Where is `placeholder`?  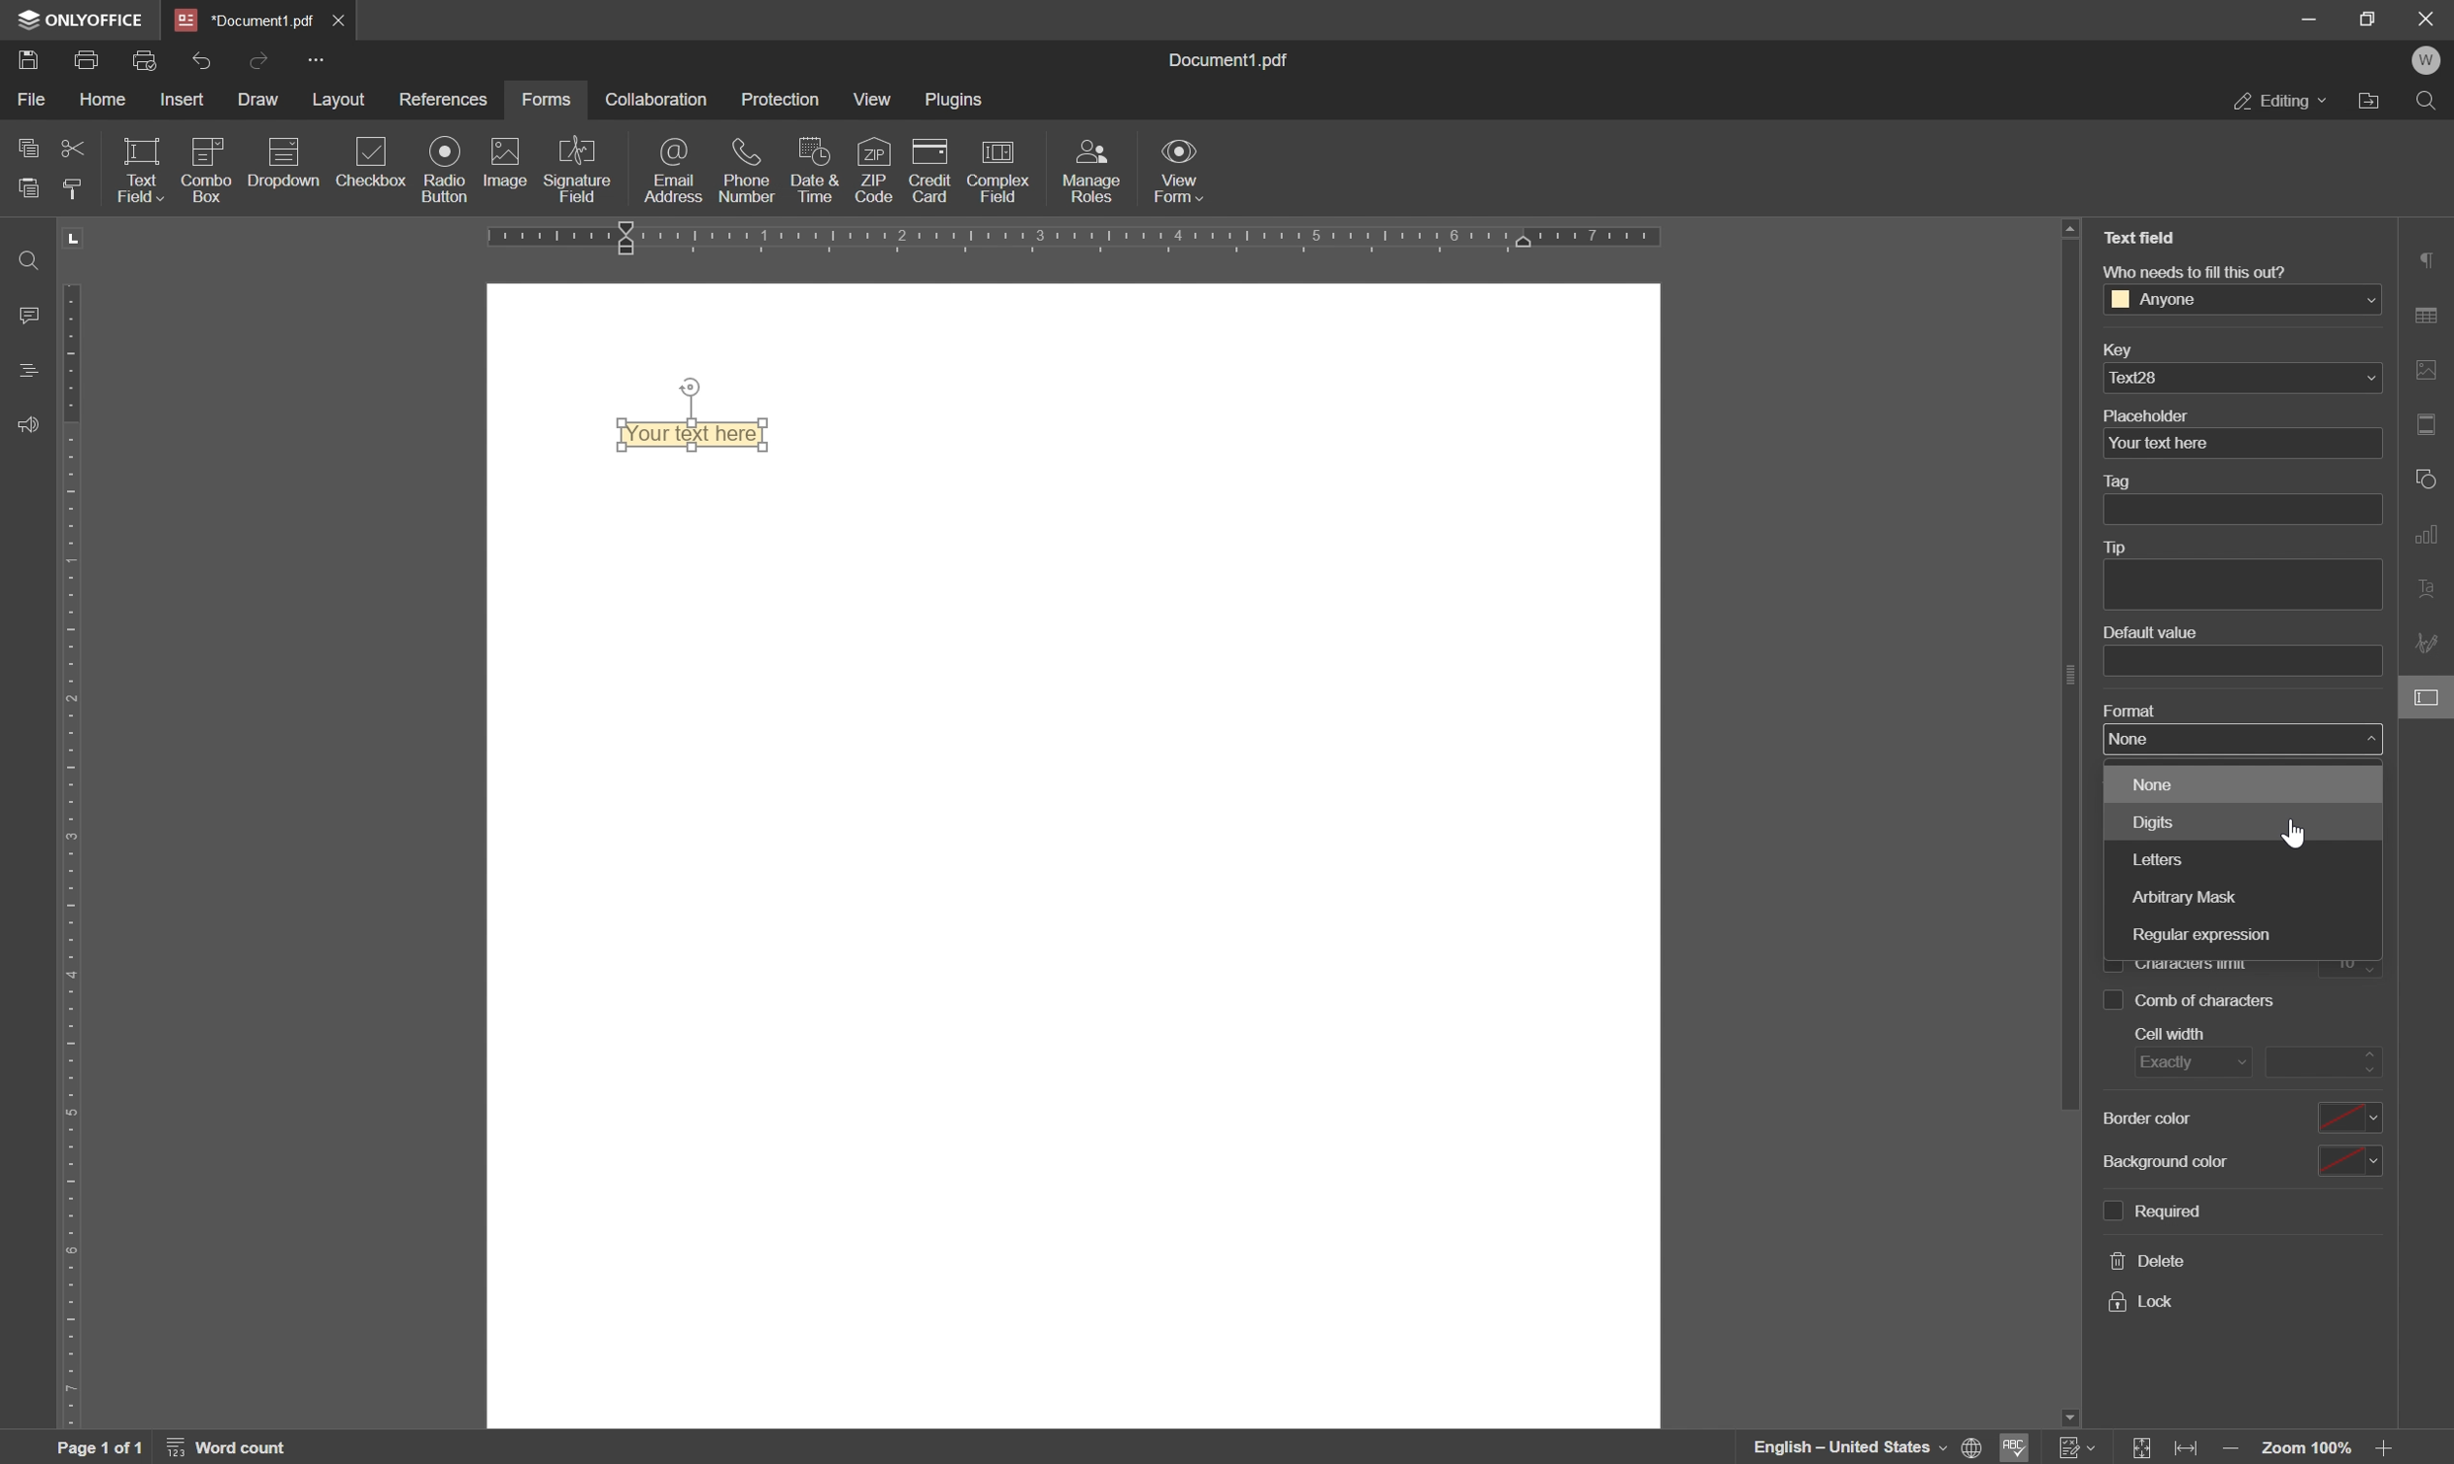
placeholder is located at coordinates (2146, 415).